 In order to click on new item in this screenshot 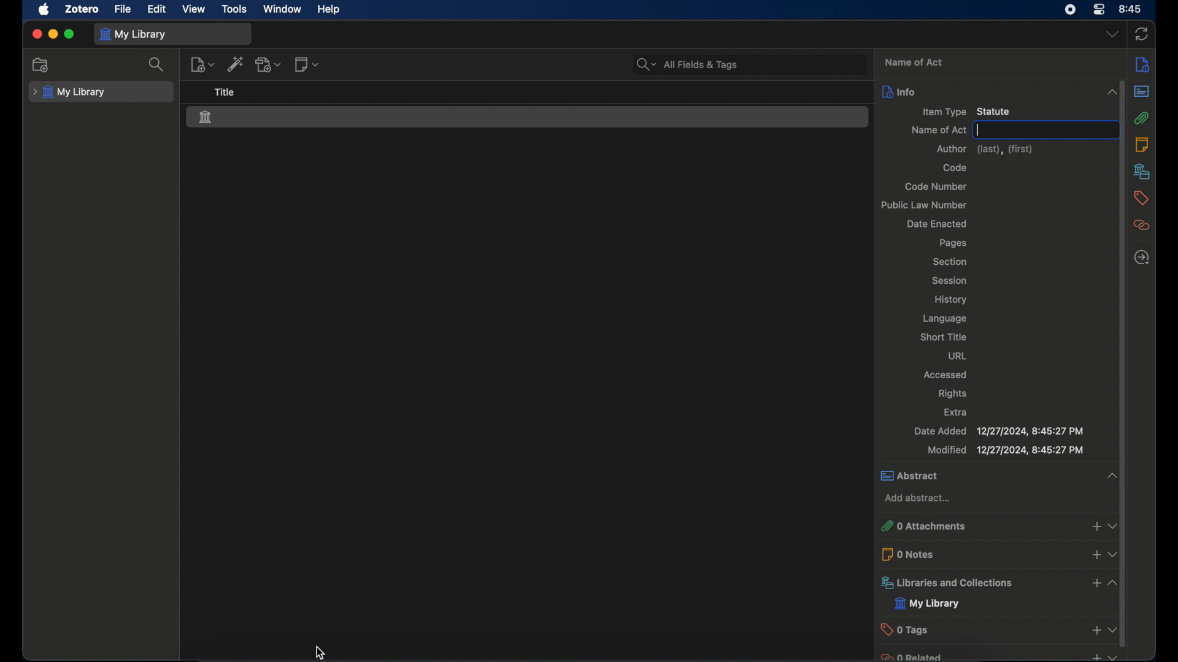, I will do `click(202, 66)`.